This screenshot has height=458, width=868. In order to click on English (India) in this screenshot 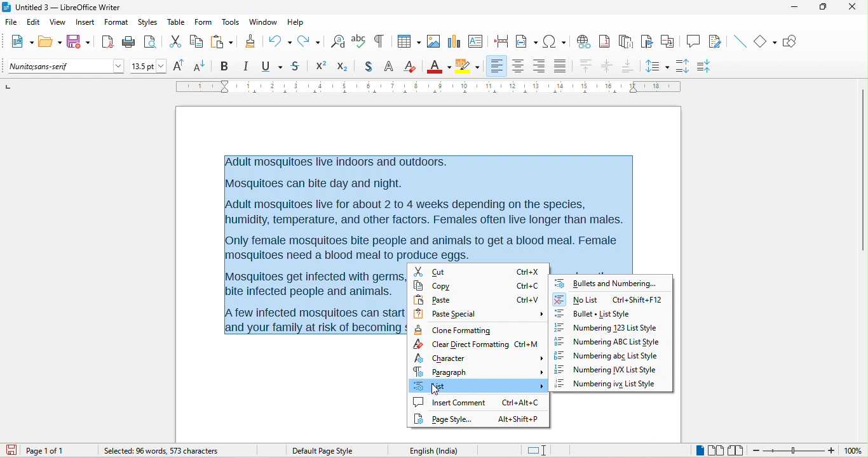, I will do `click(438, 450)`.